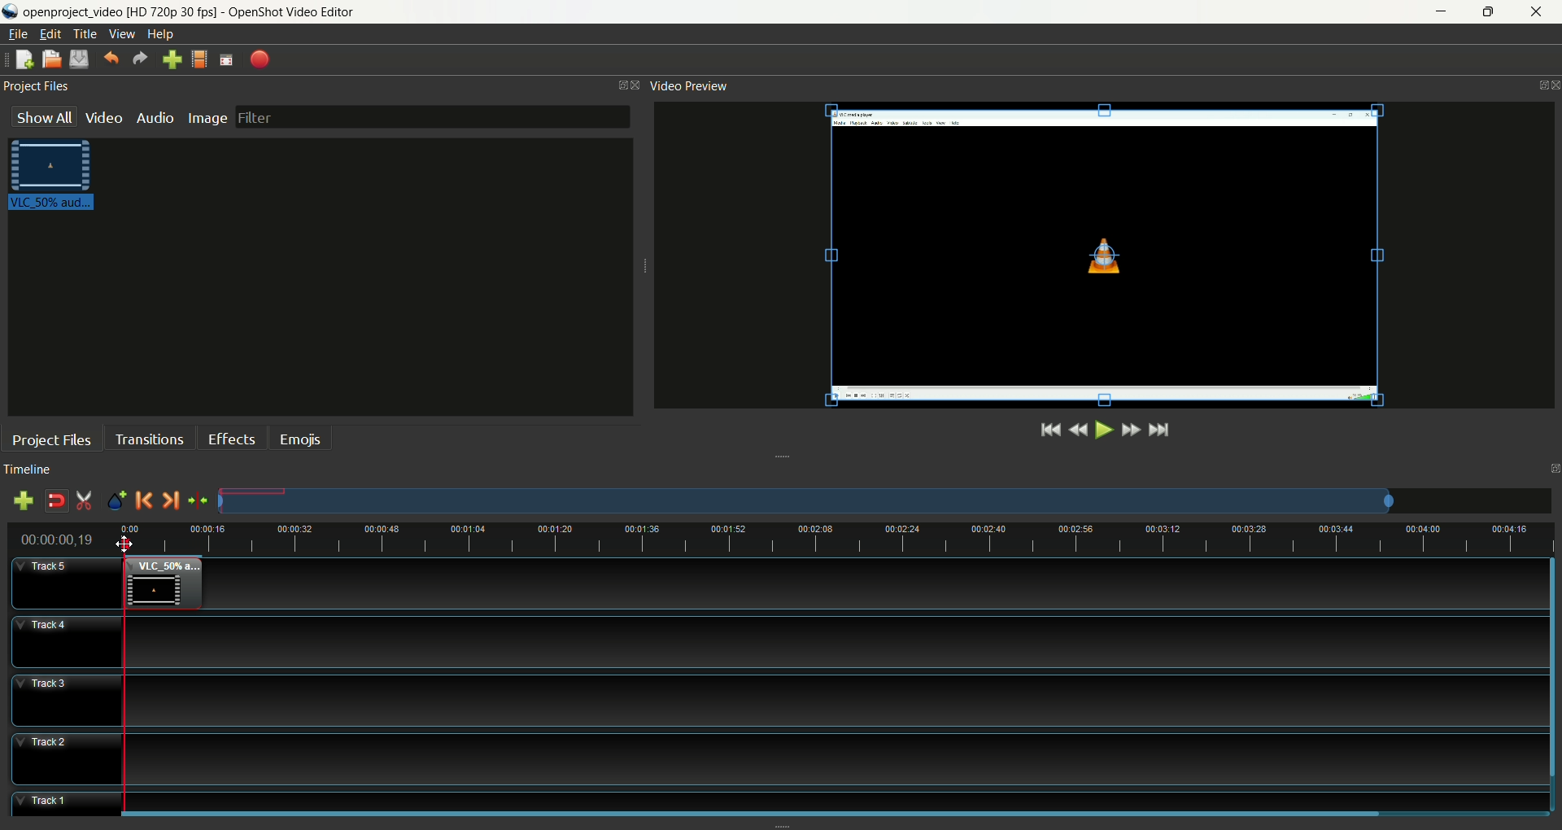 The height and width of the screenshot is (830, 1562). Describe the element at coordinates (199, 504) in the screenshot. I see `center the timeline on the playhead` at that location.